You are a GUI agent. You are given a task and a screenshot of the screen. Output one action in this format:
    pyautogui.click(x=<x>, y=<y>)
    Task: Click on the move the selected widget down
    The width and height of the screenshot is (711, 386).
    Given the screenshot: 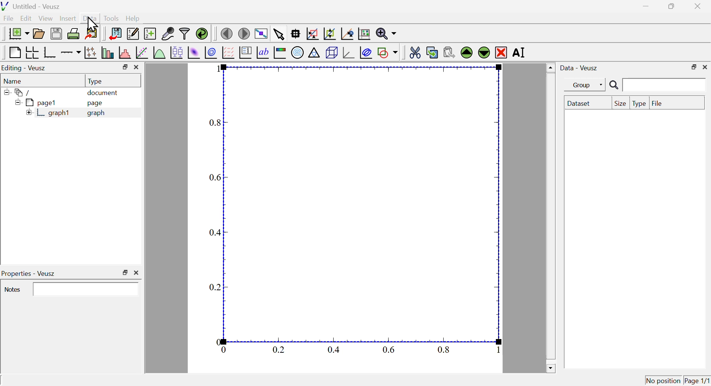 What is the action you would take?
    pyautogui.click(x=483, y=53)
    